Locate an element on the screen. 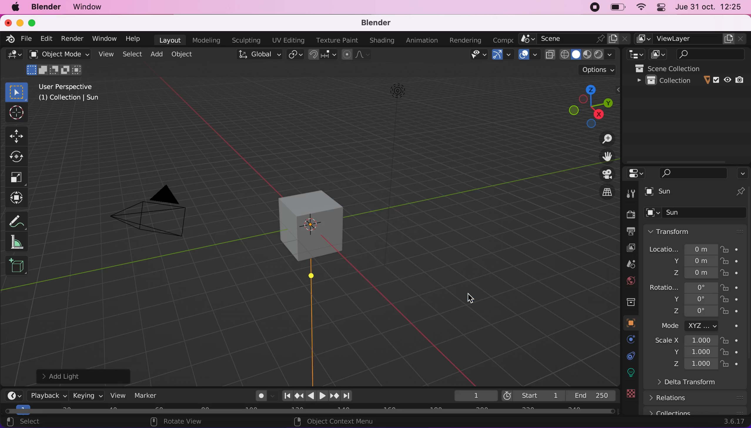 Image resolution: width=751 pixels, height=428 pixels. lock is located at coordinates (735, 287).